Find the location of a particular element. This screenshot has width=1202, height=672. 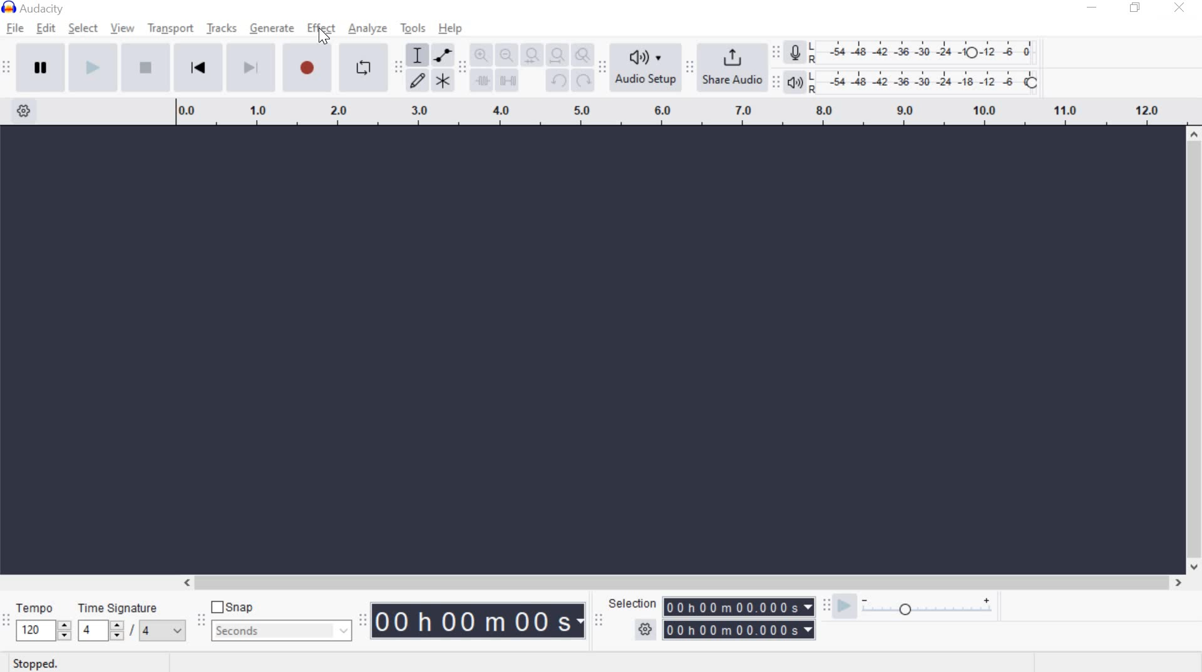

Tools toolbar is located at coordinates (399, 68).